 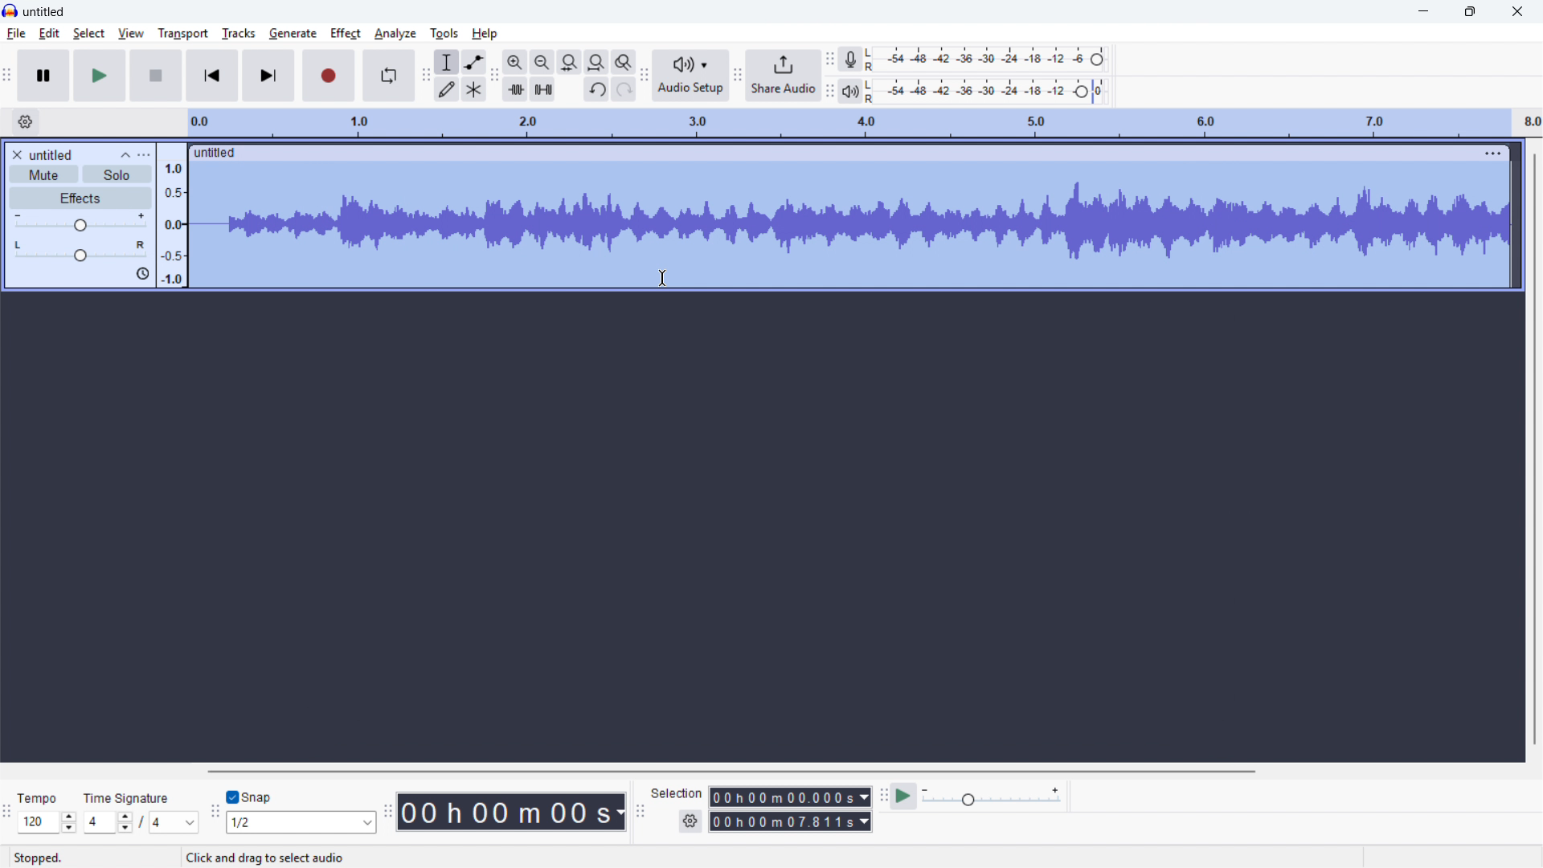 What do you see at coordinates (1421, 12) in the screenshot?
I see `minimise ` at bounding box center [1421, 12].